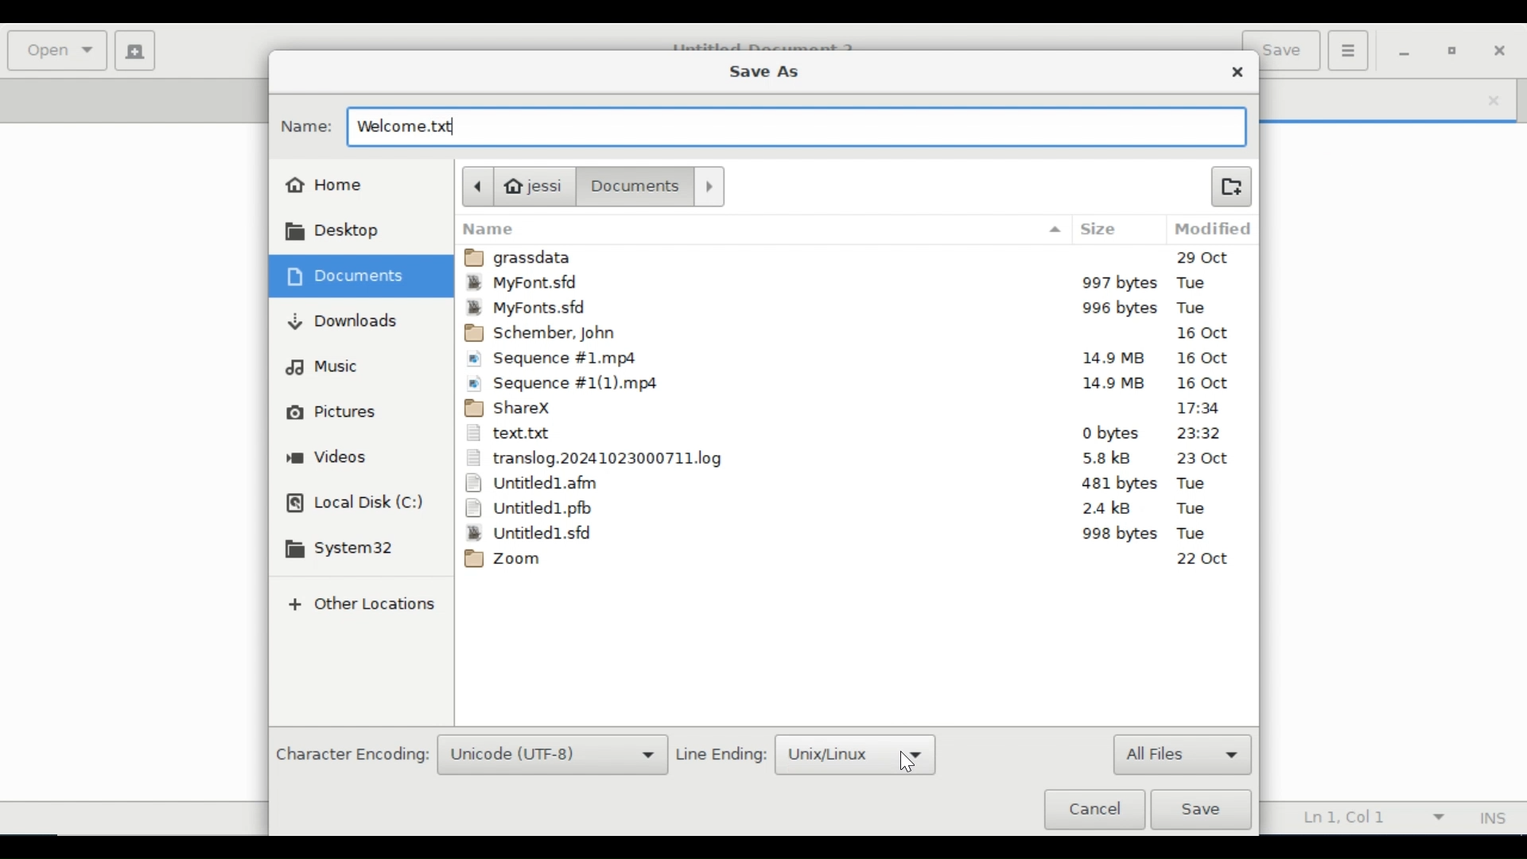 The image size is (1527, 859). What do you see at coordinates (352, 752) in the screenshot?
I see `Character Encoding` at bounding box center [352, 752].